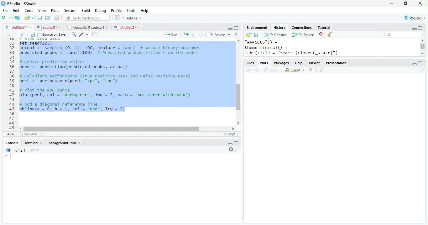  I want to click on close, so click(139, 28).